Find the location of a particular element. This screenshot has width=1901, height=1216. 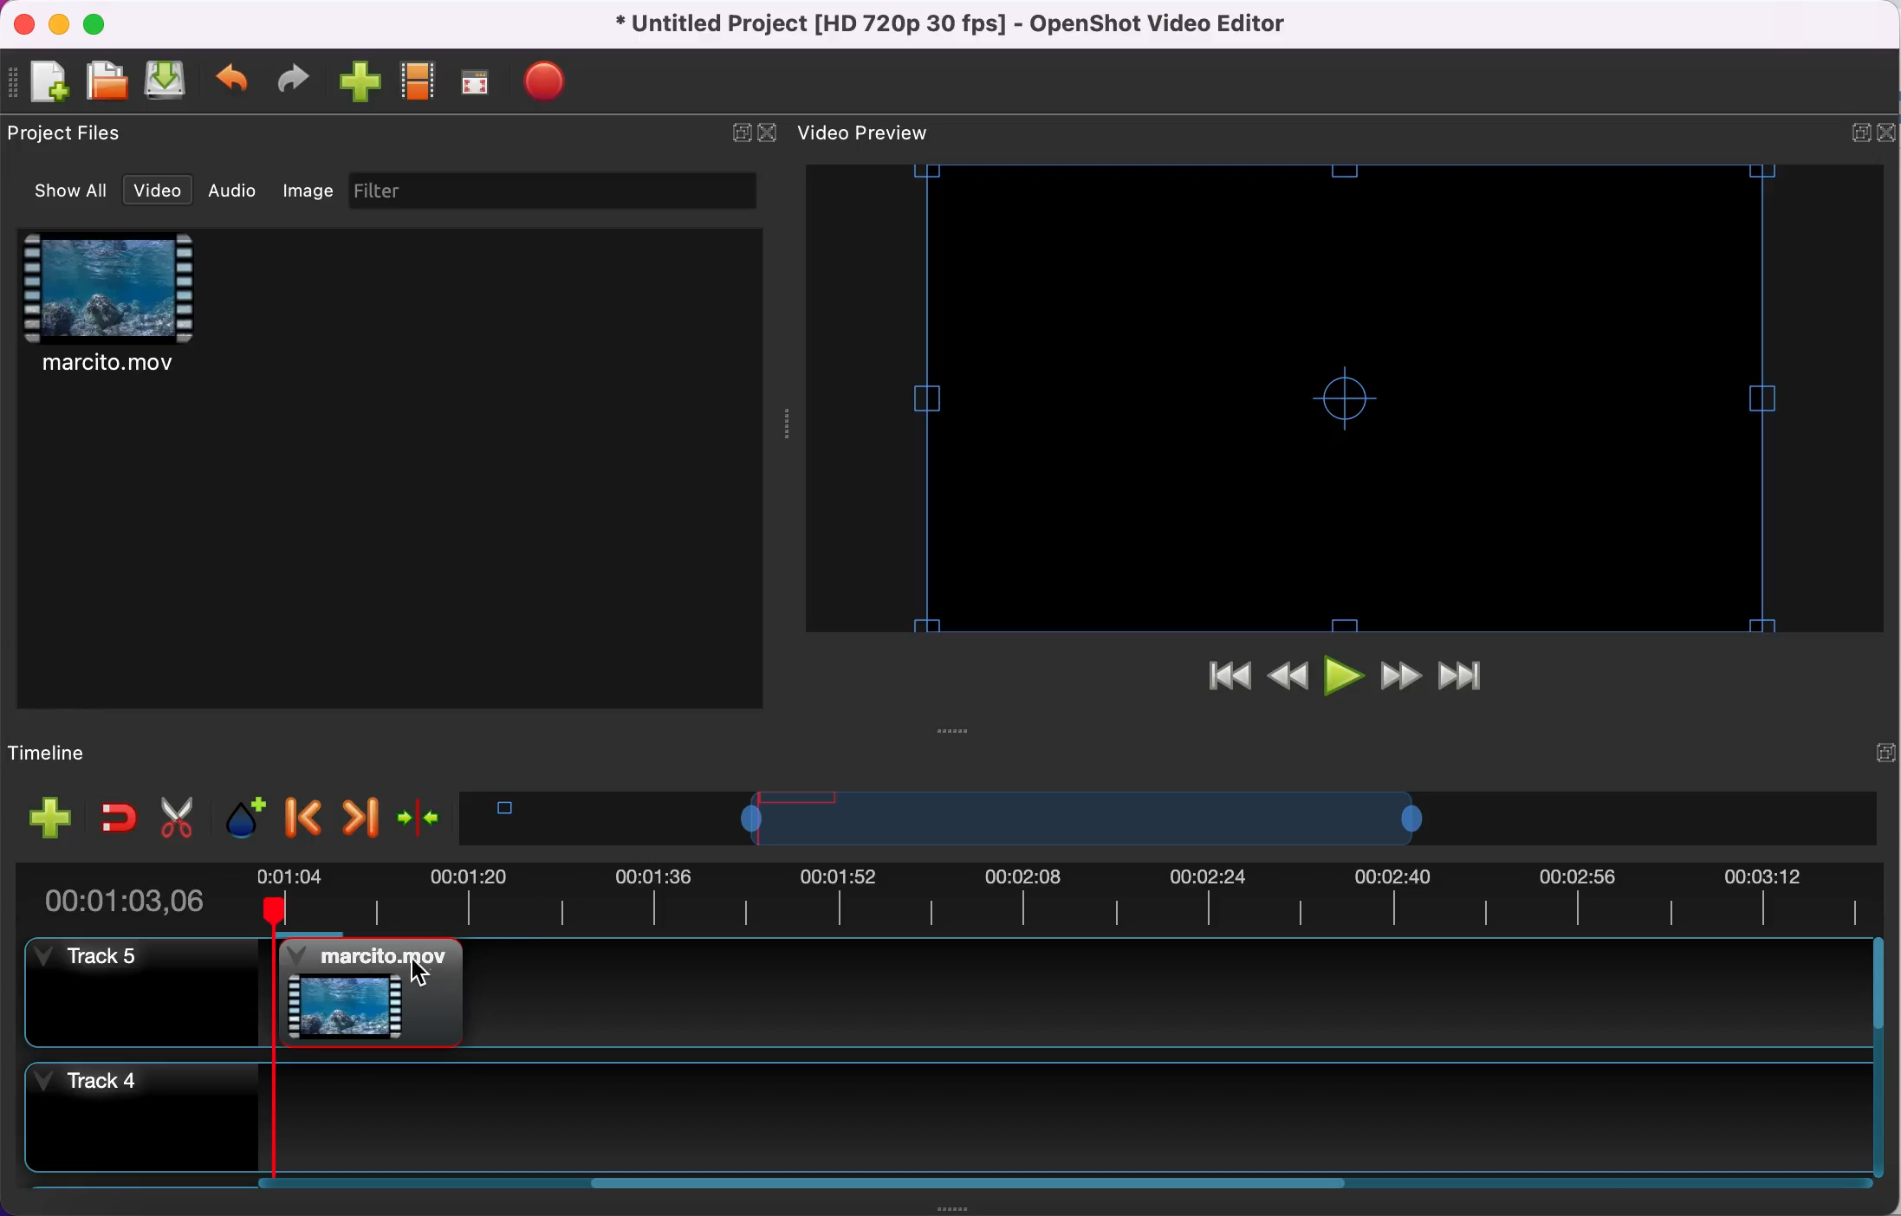

image is located at coordinates (302, 189).